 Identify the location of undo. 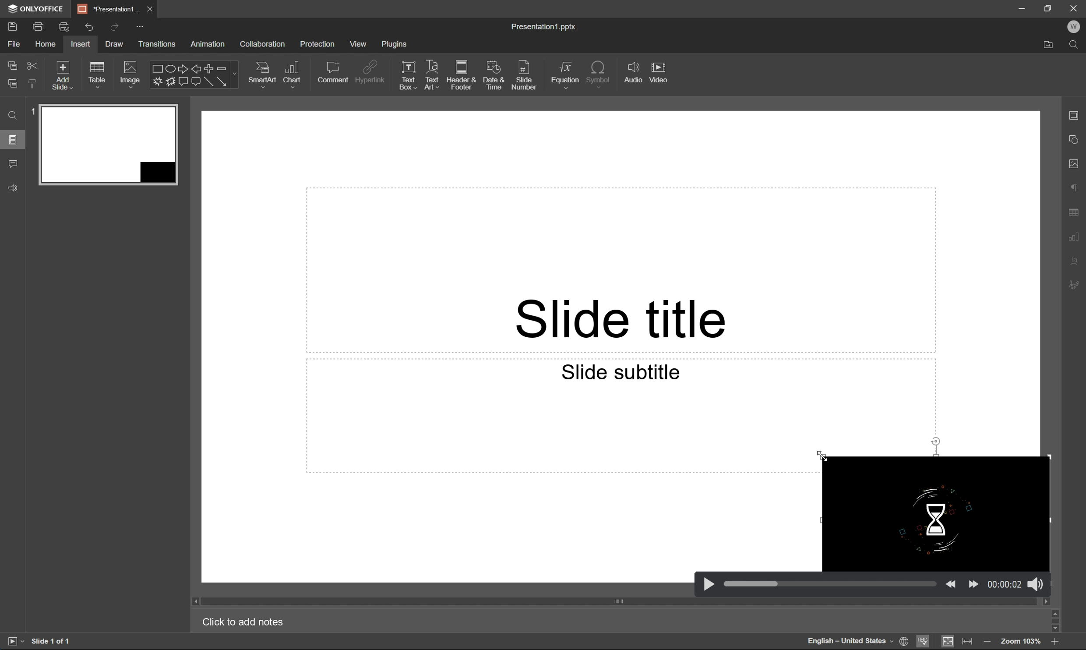
(86, 27).